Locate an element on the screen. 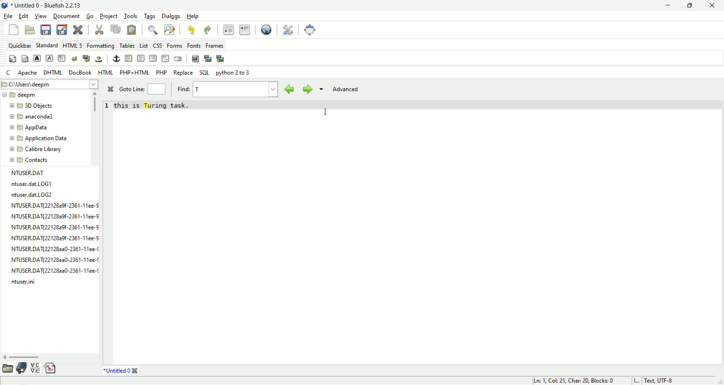  find history is located at coordinates (275, 89).